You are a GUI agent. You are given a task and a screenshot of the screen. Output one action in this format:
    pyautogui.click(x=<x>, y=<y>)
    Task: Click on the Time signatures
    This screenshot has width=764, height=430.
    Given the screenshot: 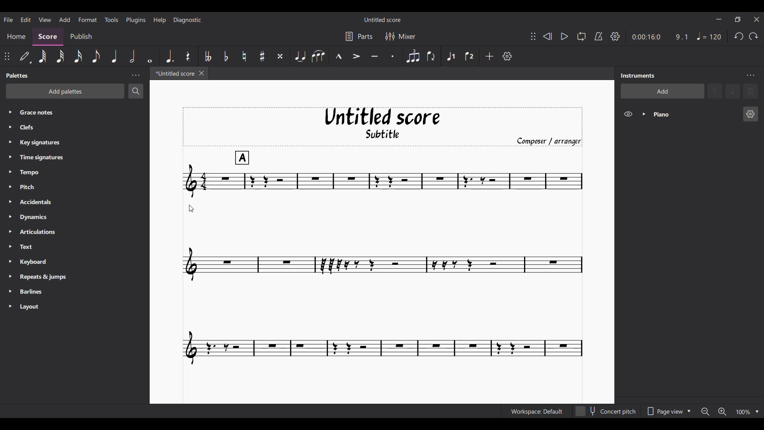 What is the action you would take?
    pyautogui.click(x=49, y=157)
    